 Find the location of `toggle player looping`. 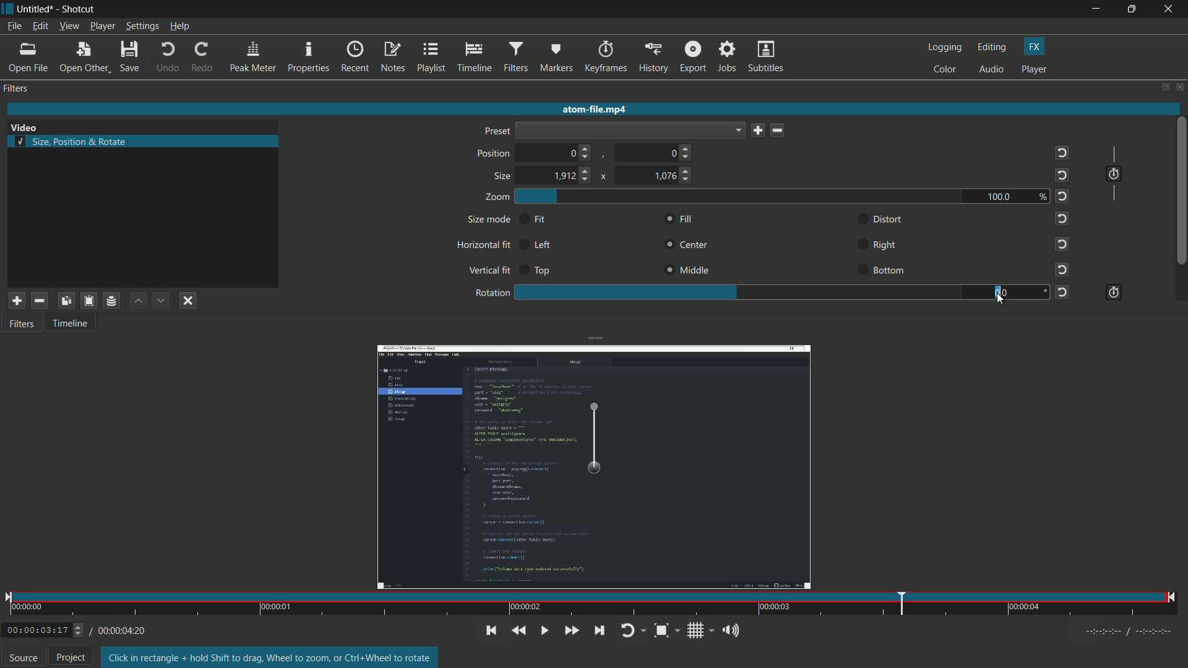

toggle player looping is located at coordinates (632, 630).